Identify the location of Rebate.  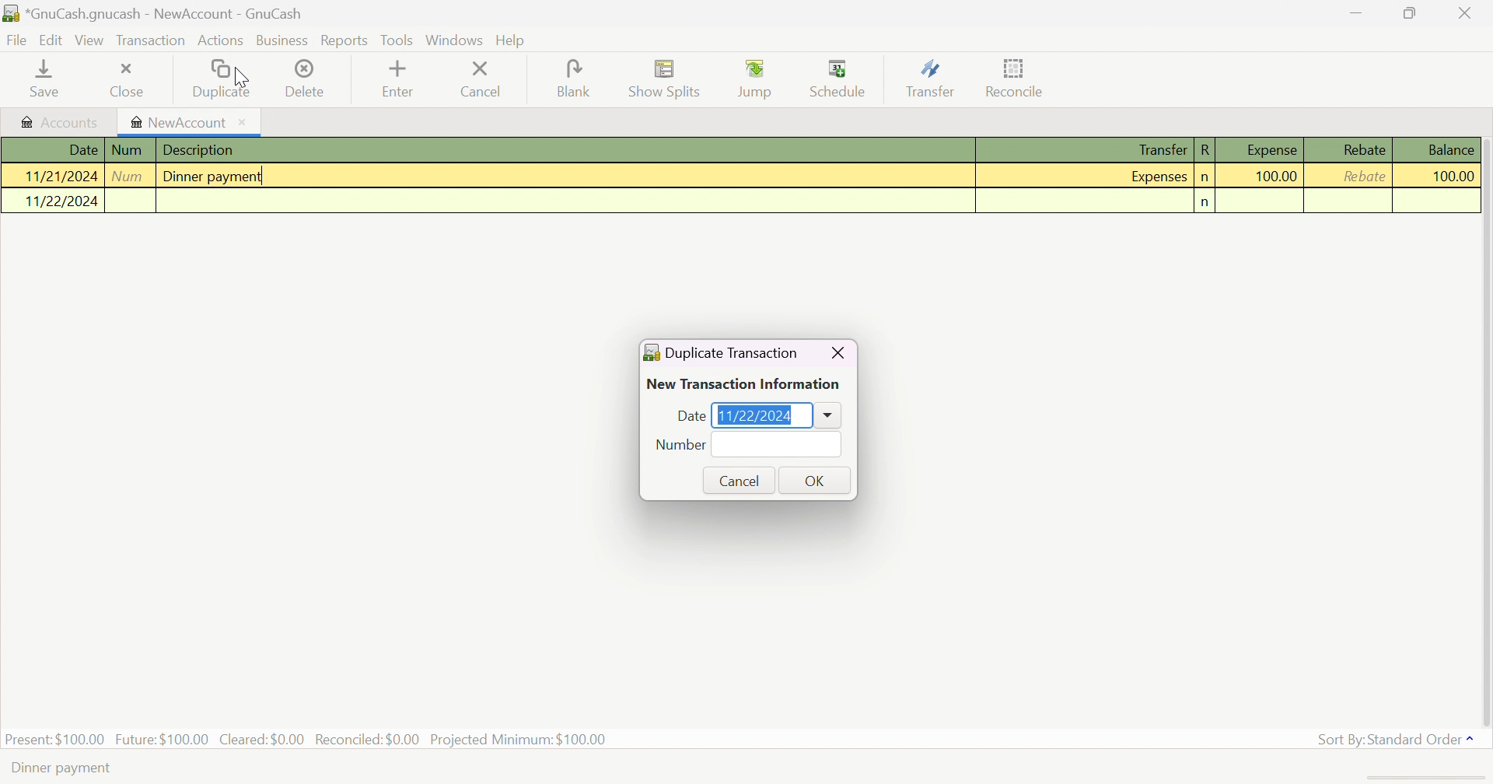
(1365, 176).